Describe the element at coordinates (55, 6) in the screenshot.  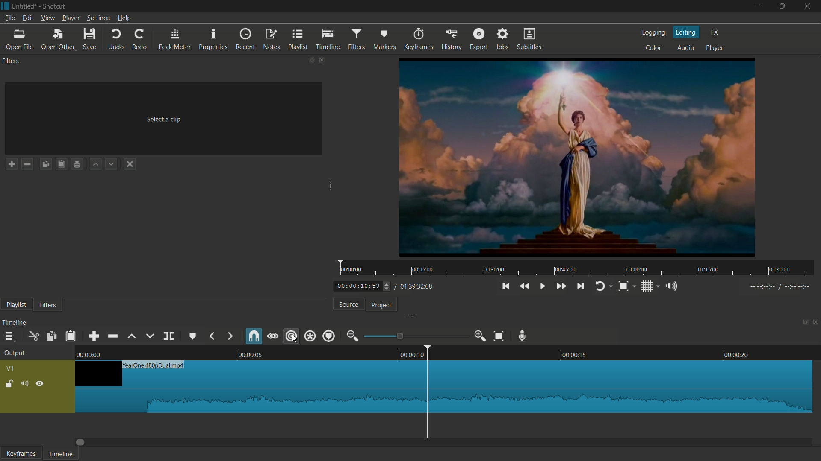
I see `app name` at that location.